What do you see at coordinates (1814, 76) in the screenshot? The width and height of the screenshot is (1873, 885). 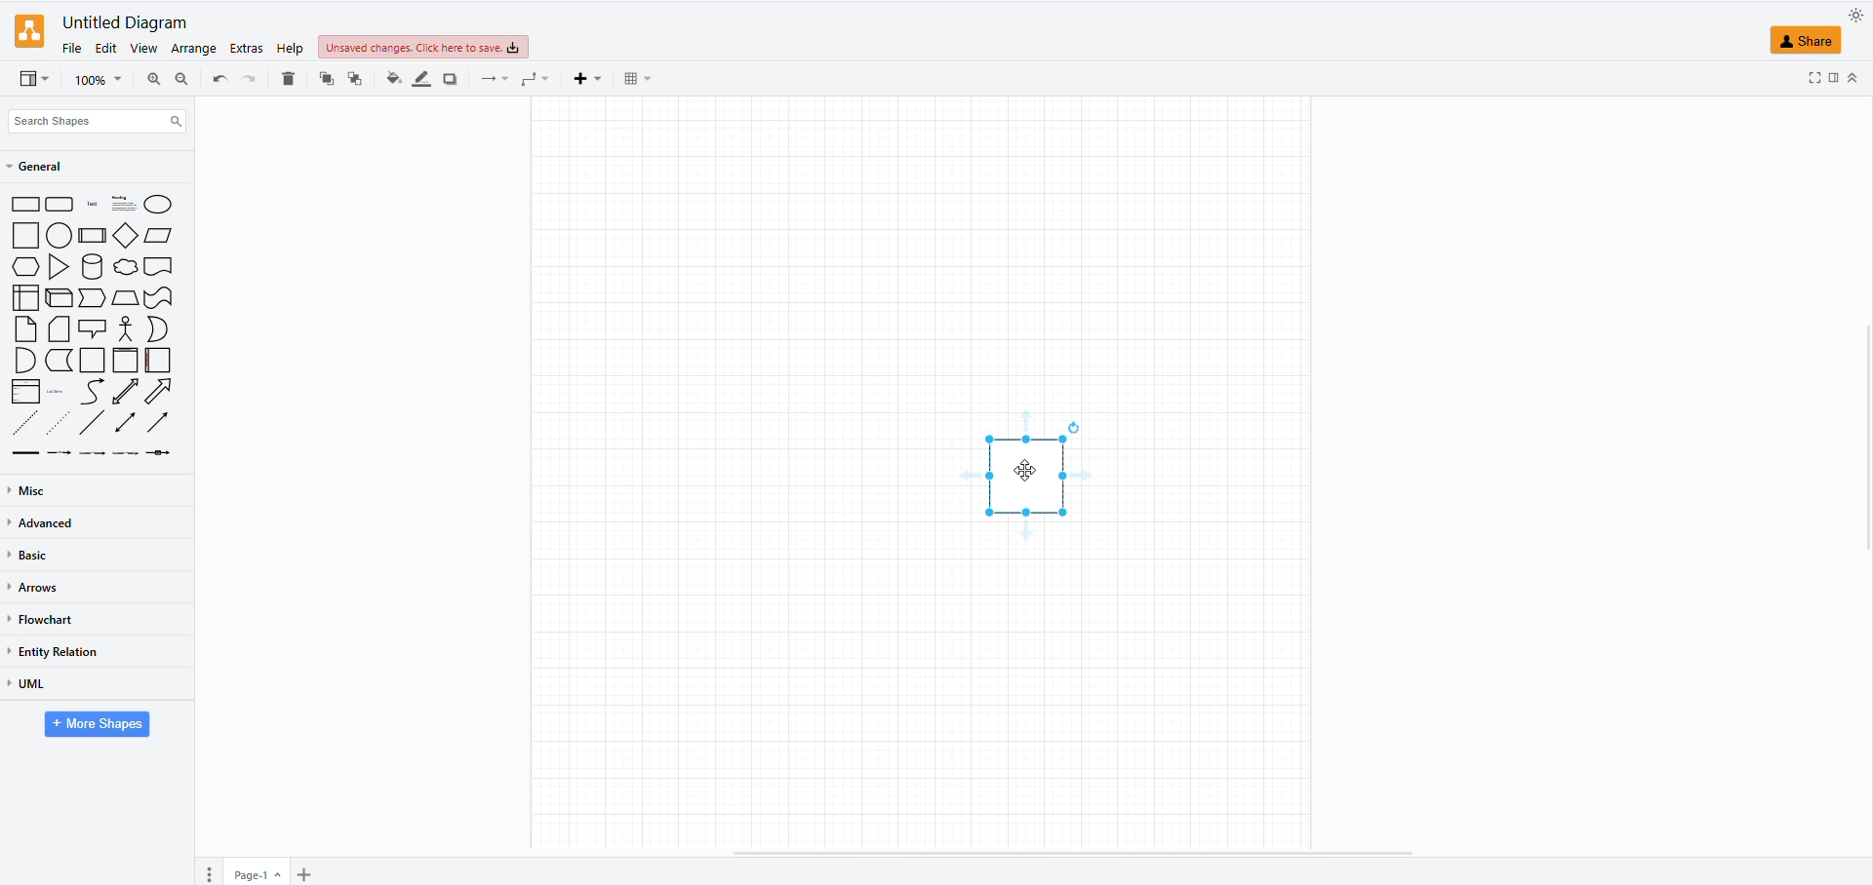 I see `forma` at bounding box center [1814, 76].